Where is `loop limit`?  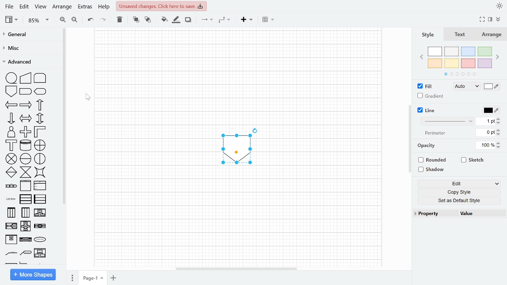
loop limit is located at coordinates (40, 77).